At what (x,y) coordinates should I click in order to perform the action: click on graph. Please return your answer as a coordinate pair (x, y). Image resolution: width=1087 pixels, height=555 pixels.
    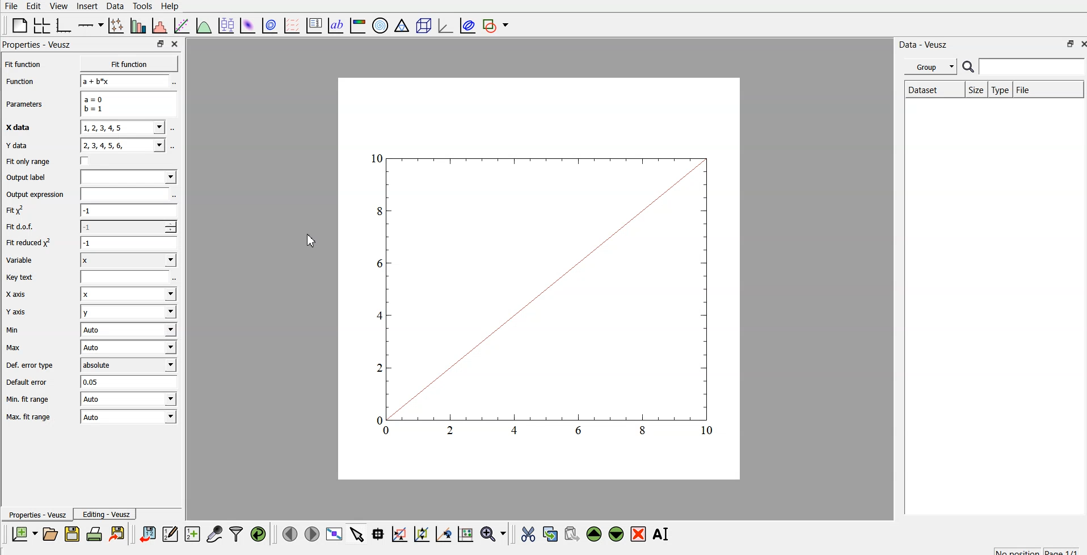
    Looking at the image, I should click on (542, 296).